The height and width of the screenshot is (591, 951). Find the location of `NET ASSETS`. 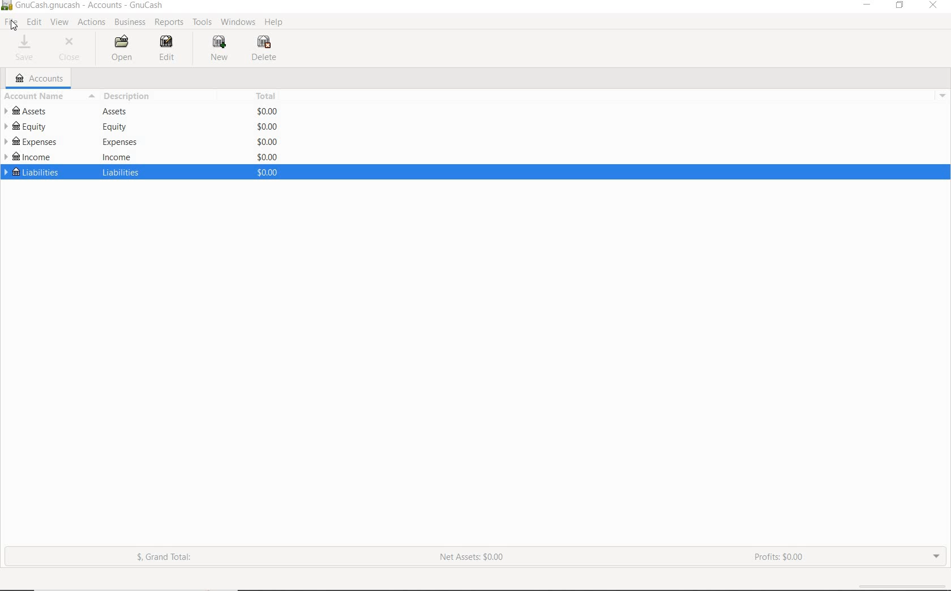

NET ASSETS is located at coordinates (474, 559).